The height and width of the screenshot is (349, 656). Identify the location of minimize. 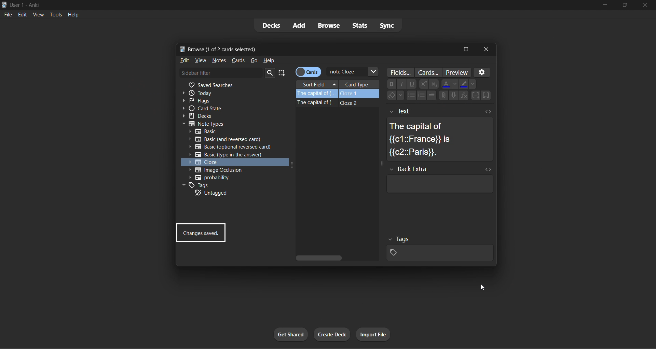
(446, 49).